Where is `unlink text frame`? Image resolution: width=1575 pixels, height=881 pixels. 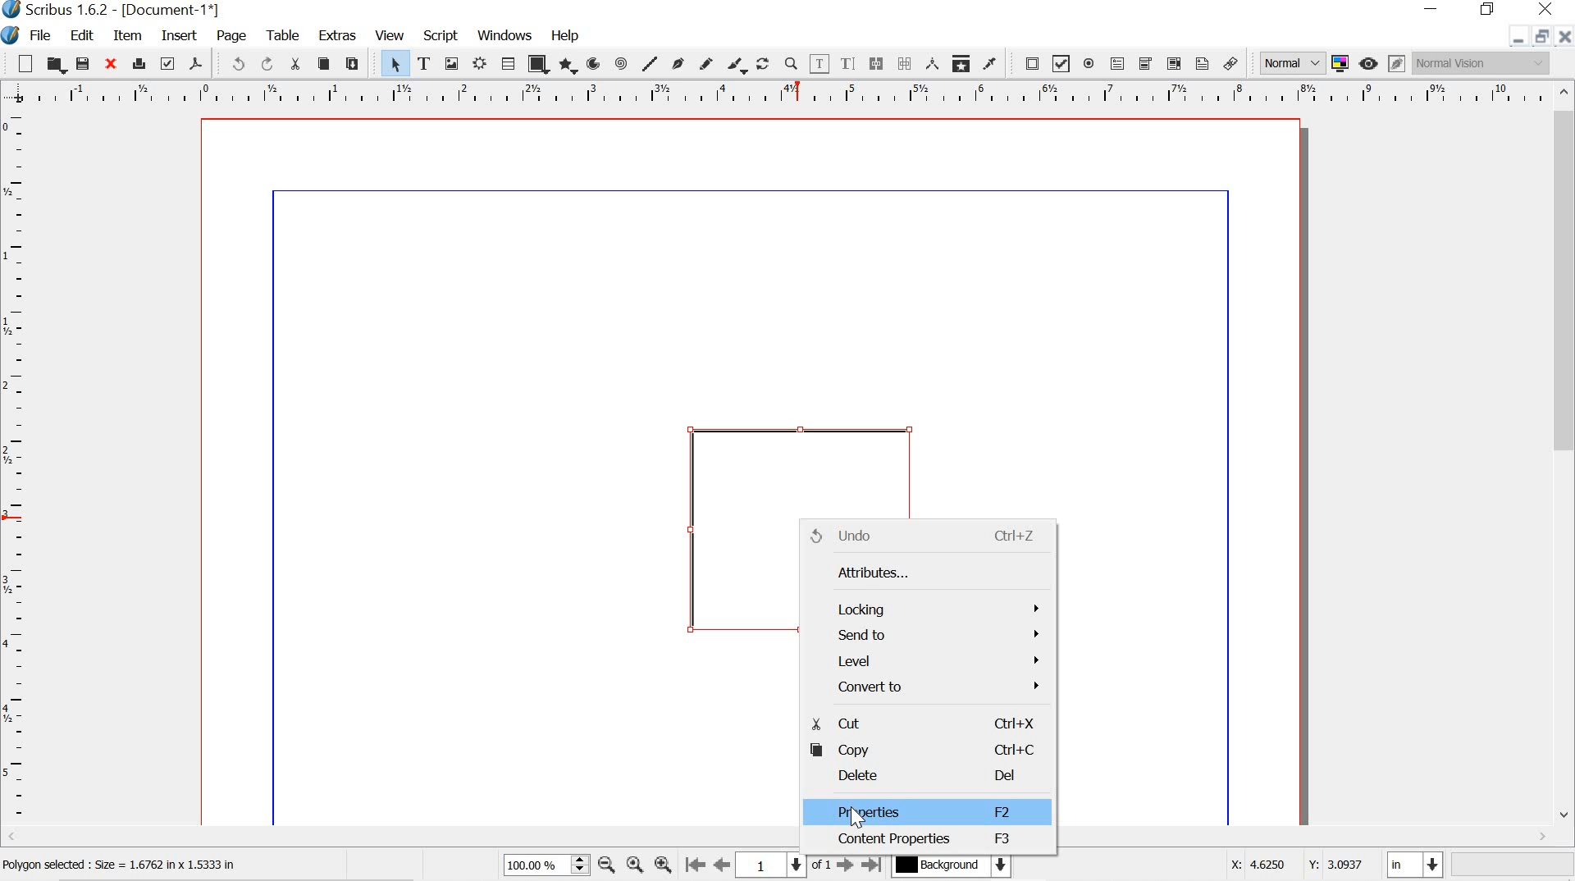
unlink text frame is located at coordinates (904, 63).